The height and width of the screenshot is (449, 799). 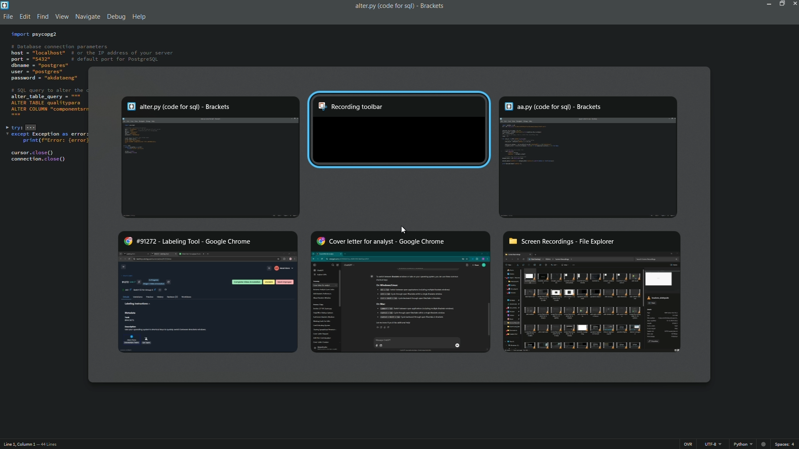 What do you see at coordinates (404, 230) in the screenshot?
I see `Cursor` at bounding box center [404, 230].